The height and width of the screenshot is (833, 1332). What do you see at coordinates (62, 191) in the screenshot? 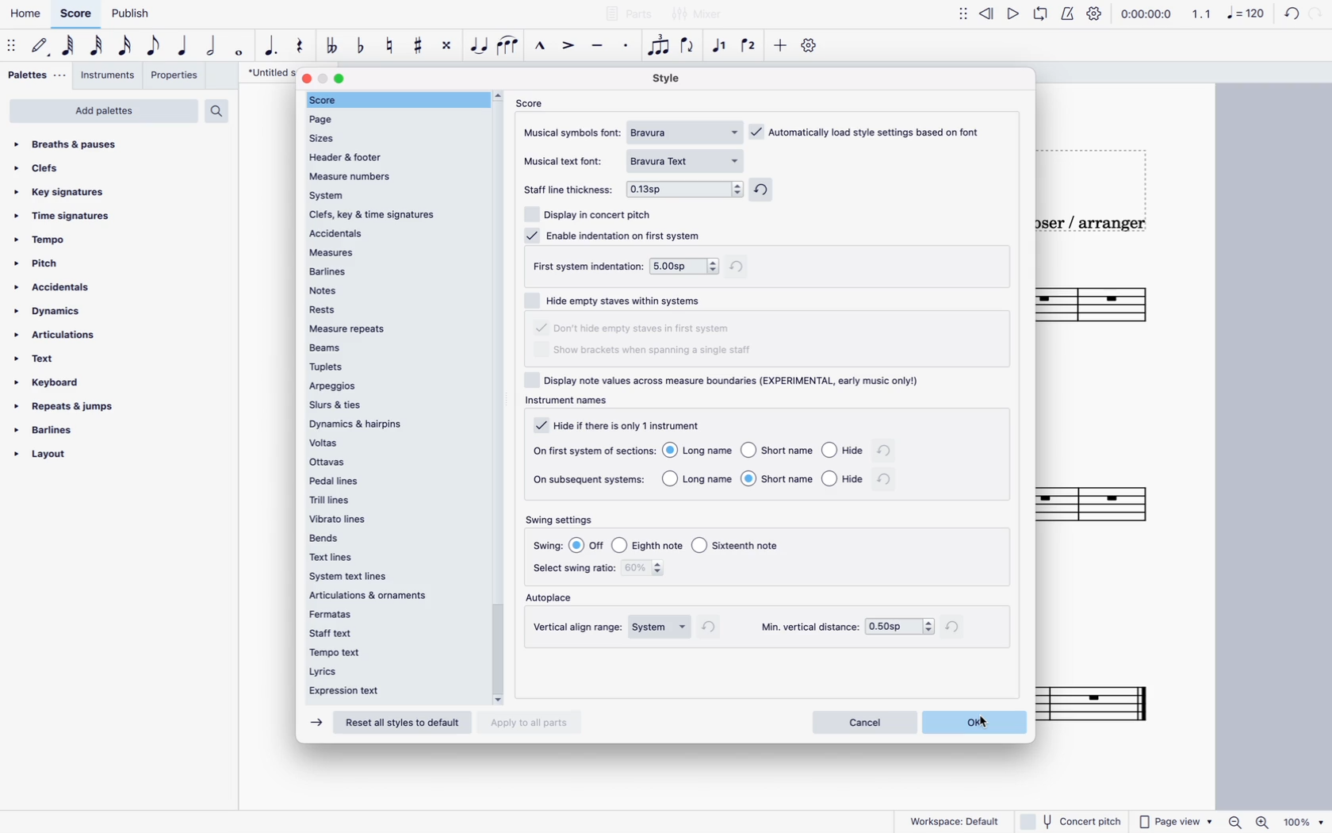
I see `key signatures` at bounding box center [62, 191].